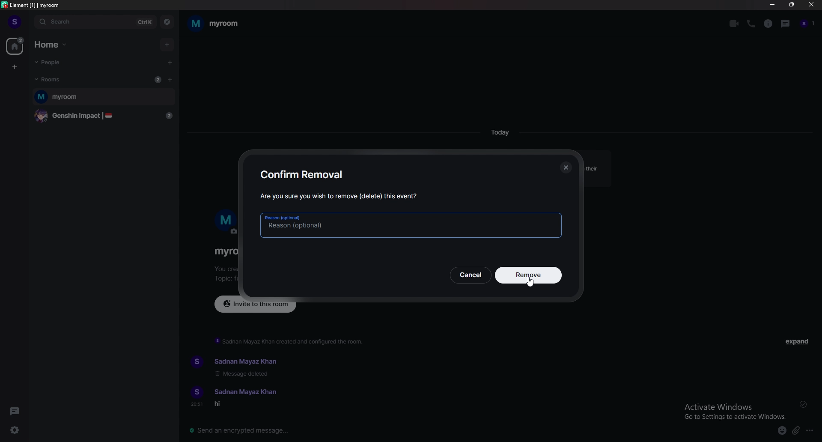 The height and width of the screenshot is (442, 822). Describe the element at coordinates (500, 132) in the screenshot. I see `today` at that location.